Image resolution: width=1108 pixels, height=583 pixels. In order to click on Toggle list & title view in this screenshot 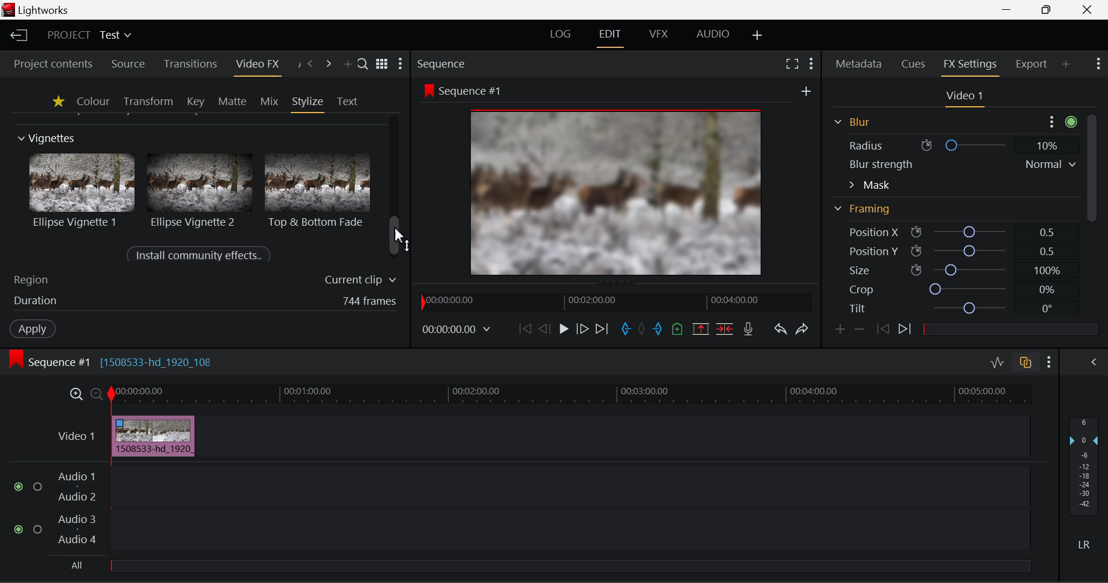, I will do `click(382, 65)`.